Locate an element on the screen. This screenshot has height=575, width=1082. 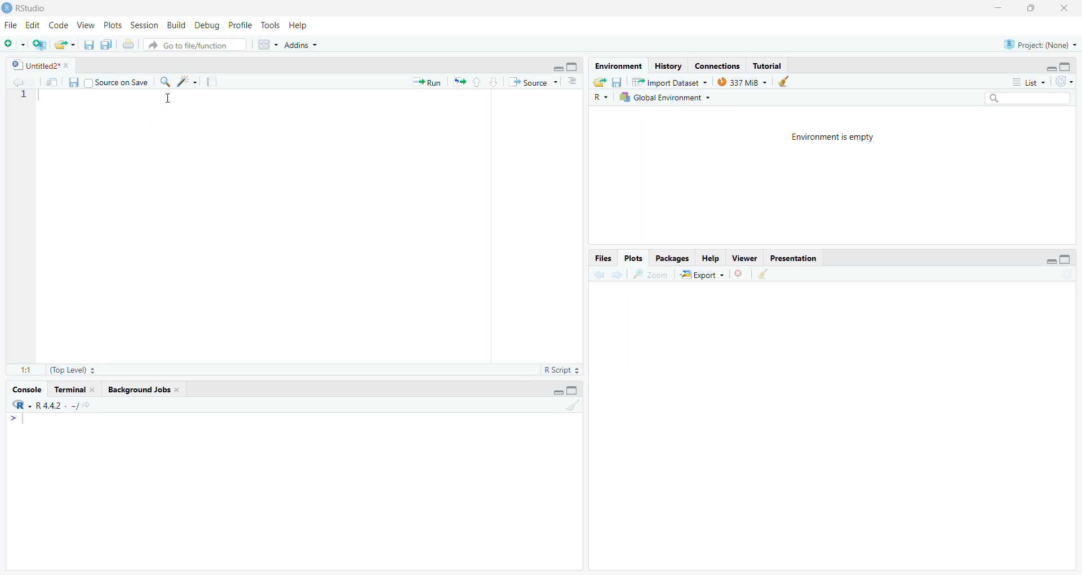
zoom is located at coordinates (651, 274).